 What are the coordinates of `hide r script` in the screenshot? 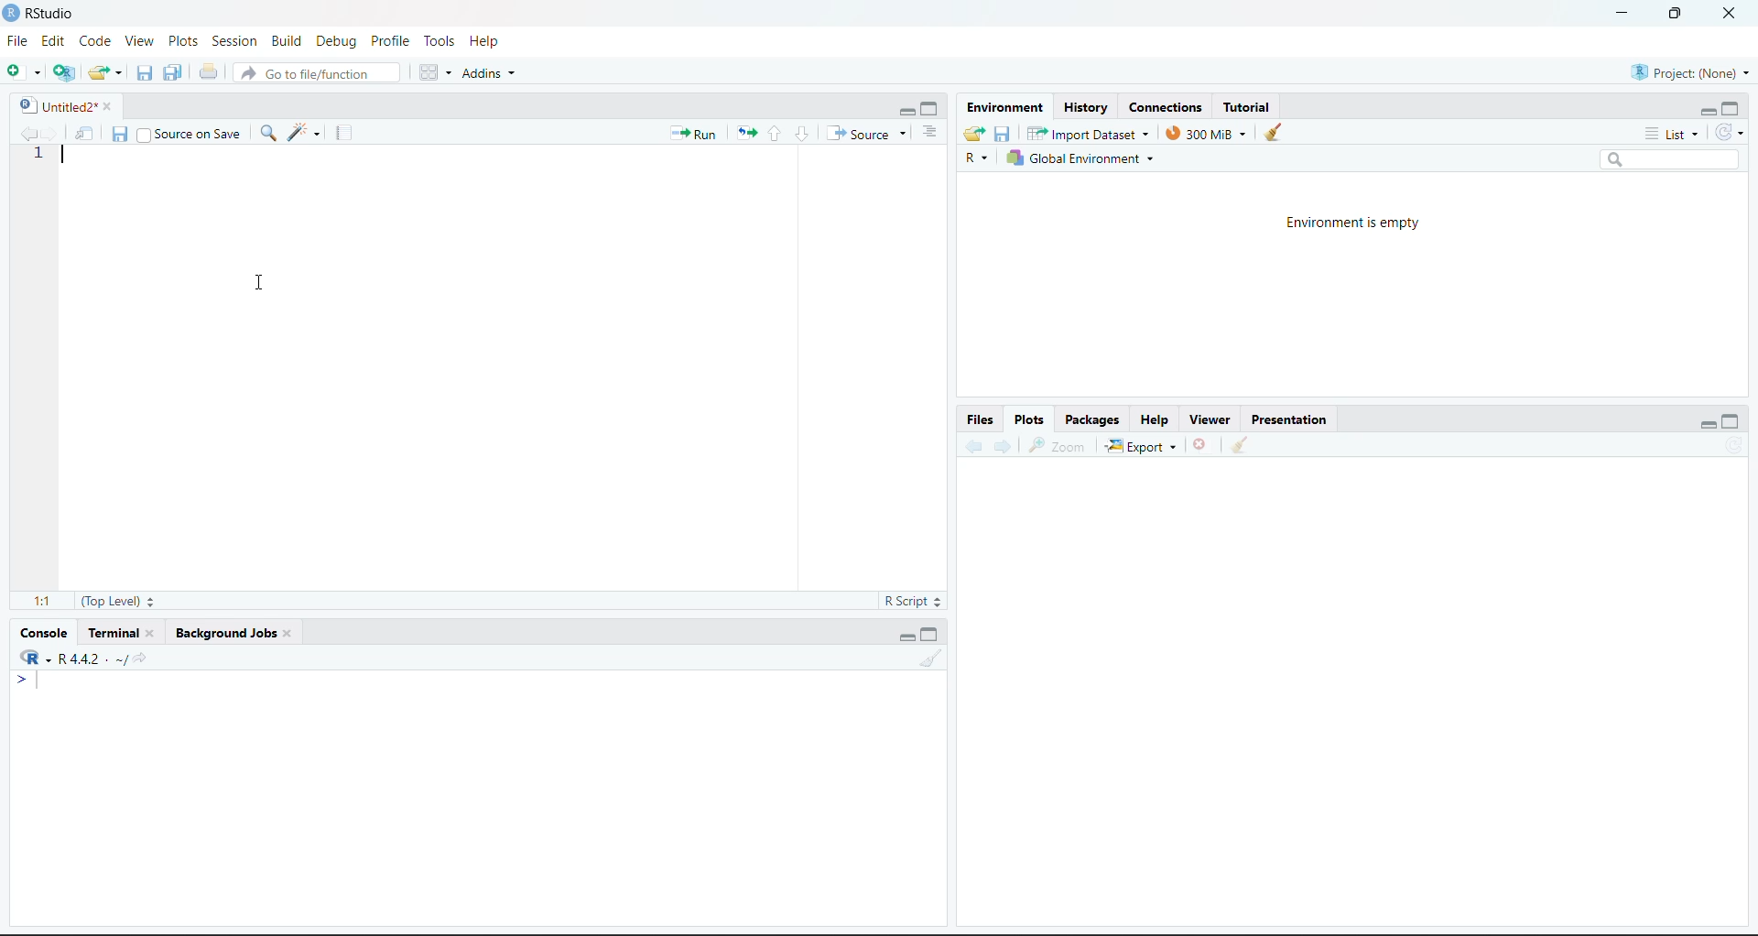 It's located at (903, 635).